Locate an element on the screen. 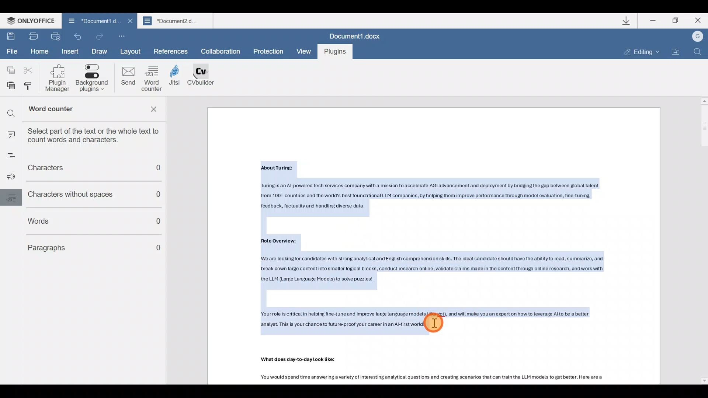 This screenshot has width=708, height=398. Collaboration is located at coordinates (223, 52).